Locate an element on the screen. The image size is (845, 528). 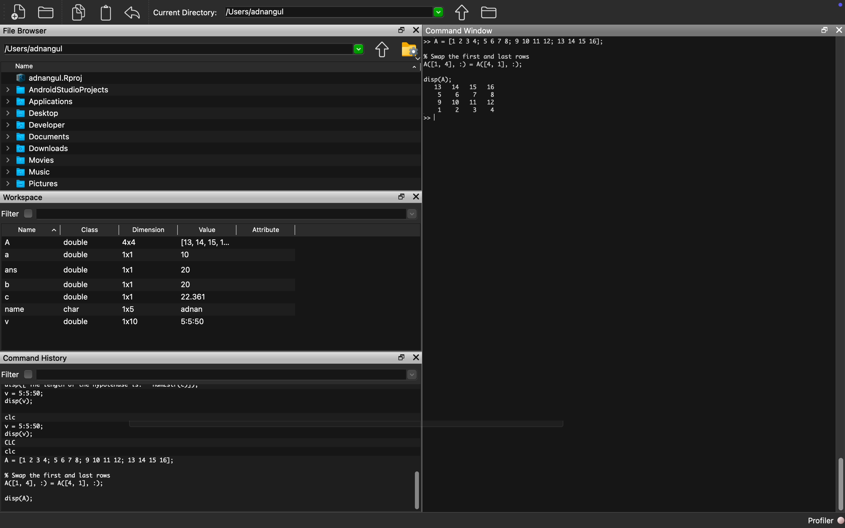
Scrollbar is located at coordinates (416, 489).